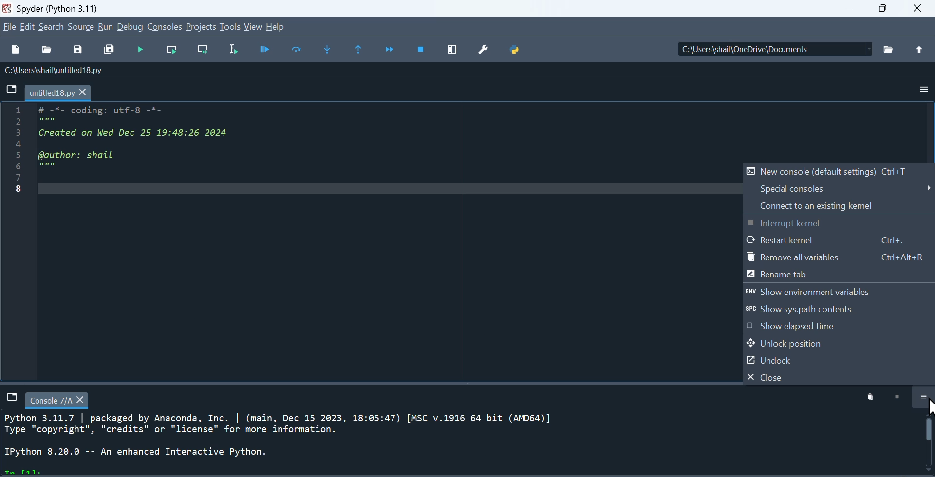 The height and width of the screenshot is (477, 935). I want to click on maximize, so click(883, 9).